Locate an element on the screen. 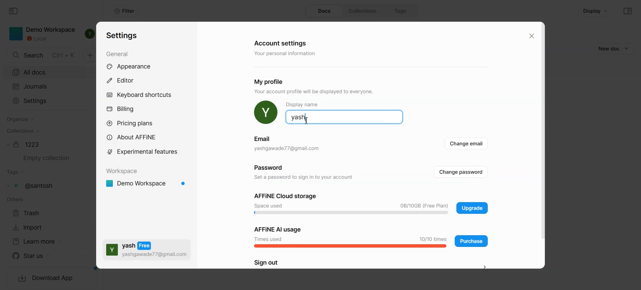 This screenshot has width=641, height=290. Dropdown box is located at coordinates (629, 48).